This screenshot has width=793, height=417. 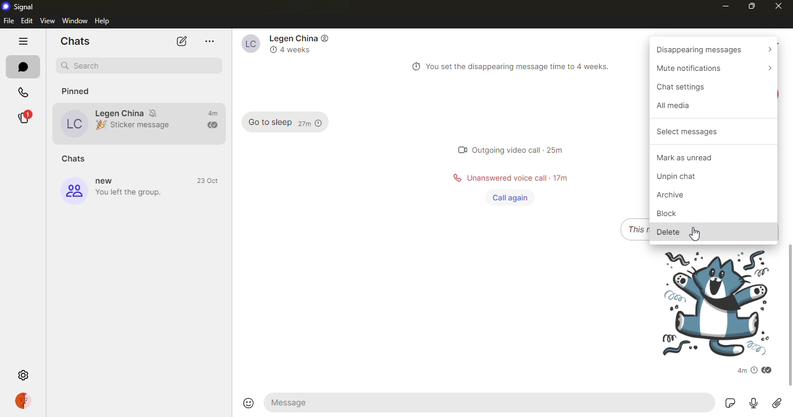 I want to click on 4 weeks, so click(x=300, y=50).